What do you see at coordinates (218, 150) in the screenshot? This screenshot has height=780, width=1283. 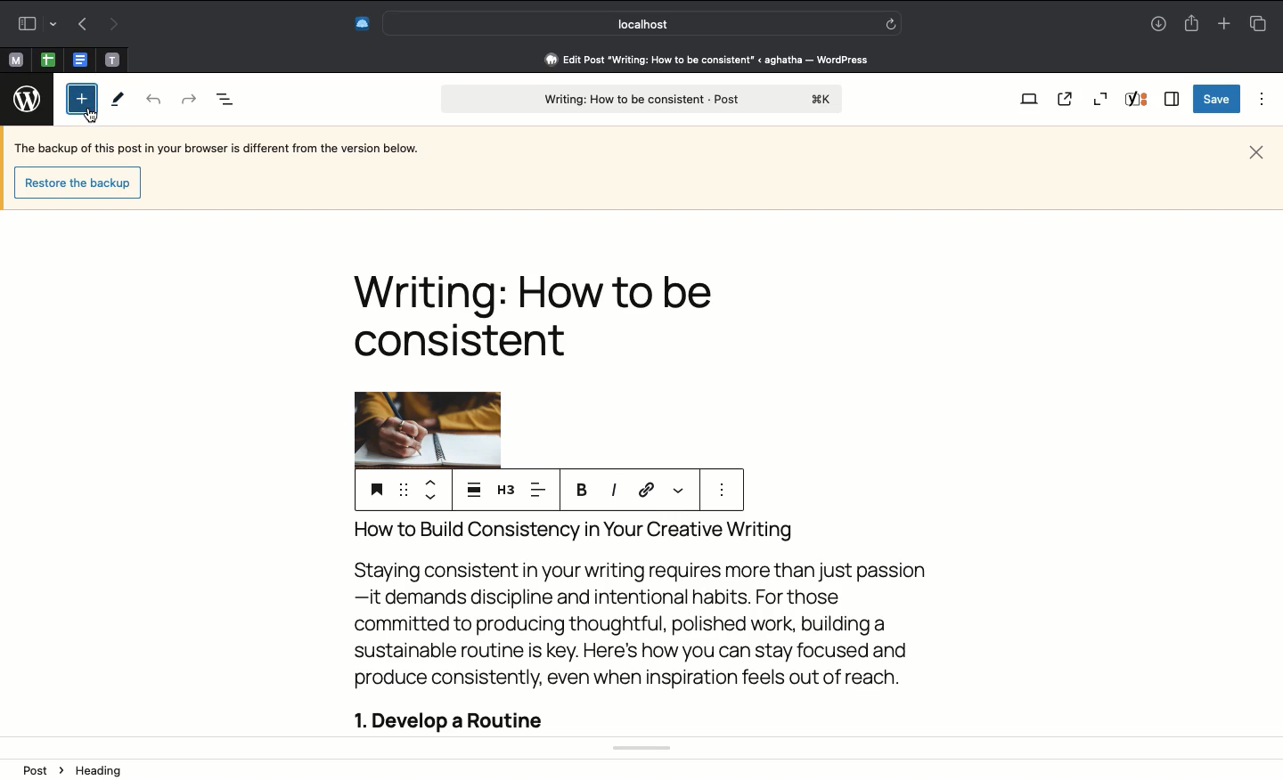 I see `Sentence about backup ` at bounding box center [218, 150].